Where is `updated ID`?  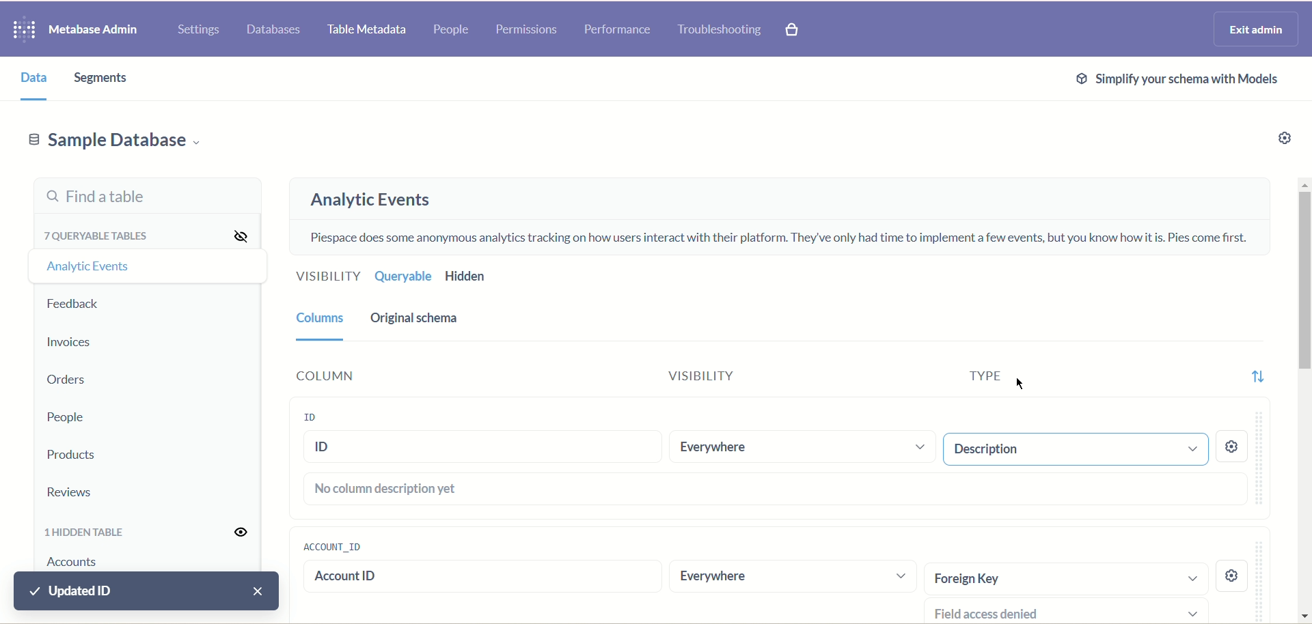
updated ID is located at coordinates (146, 591).